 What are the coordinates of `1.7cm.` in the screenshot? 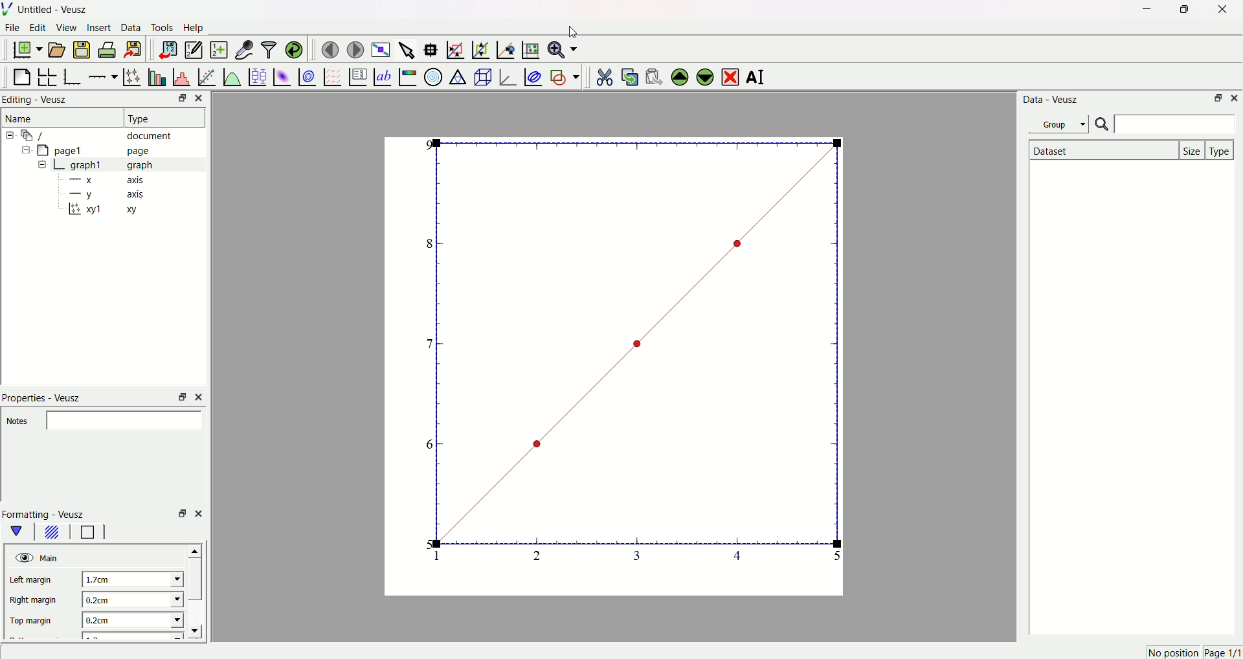 It's located at (128, 579).